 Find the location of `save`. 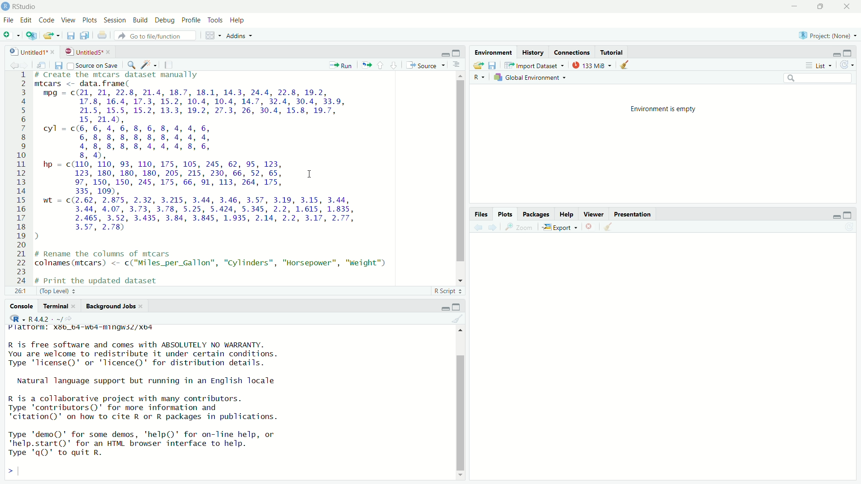

save is located at coordinates (58, 65).